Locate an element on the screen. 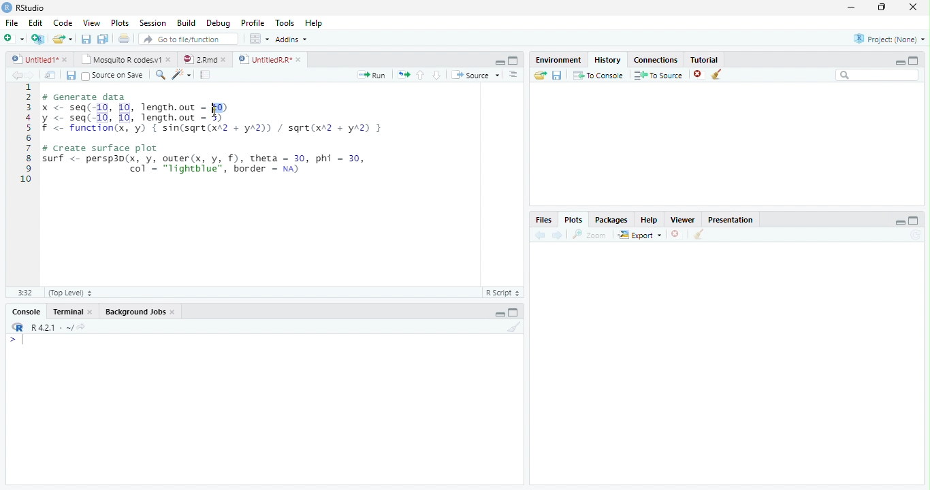 This screenshot has width=930, height=490. Clear all history entries is located at coordinates (716, 74).